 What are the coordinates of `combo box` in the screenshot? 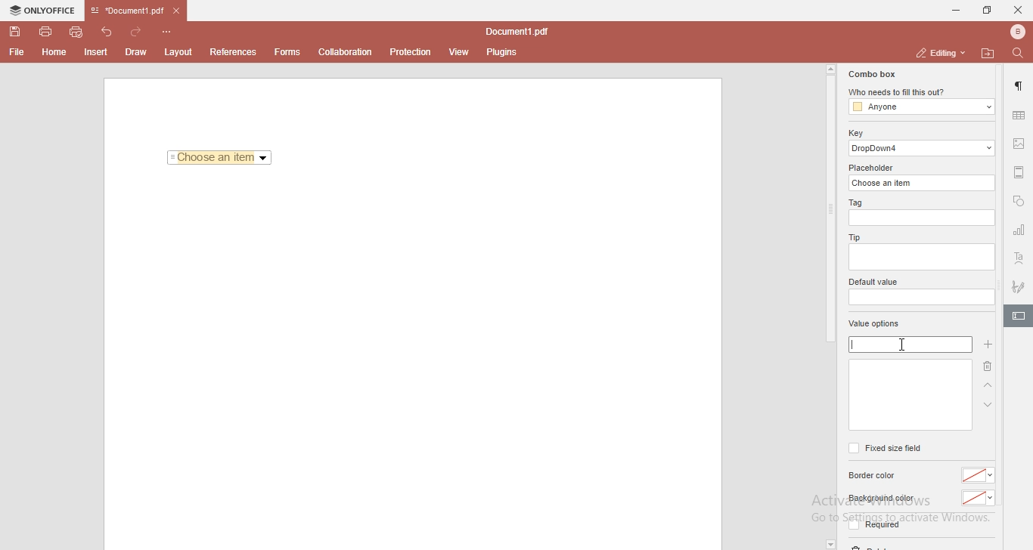 It's located at (870, 74).